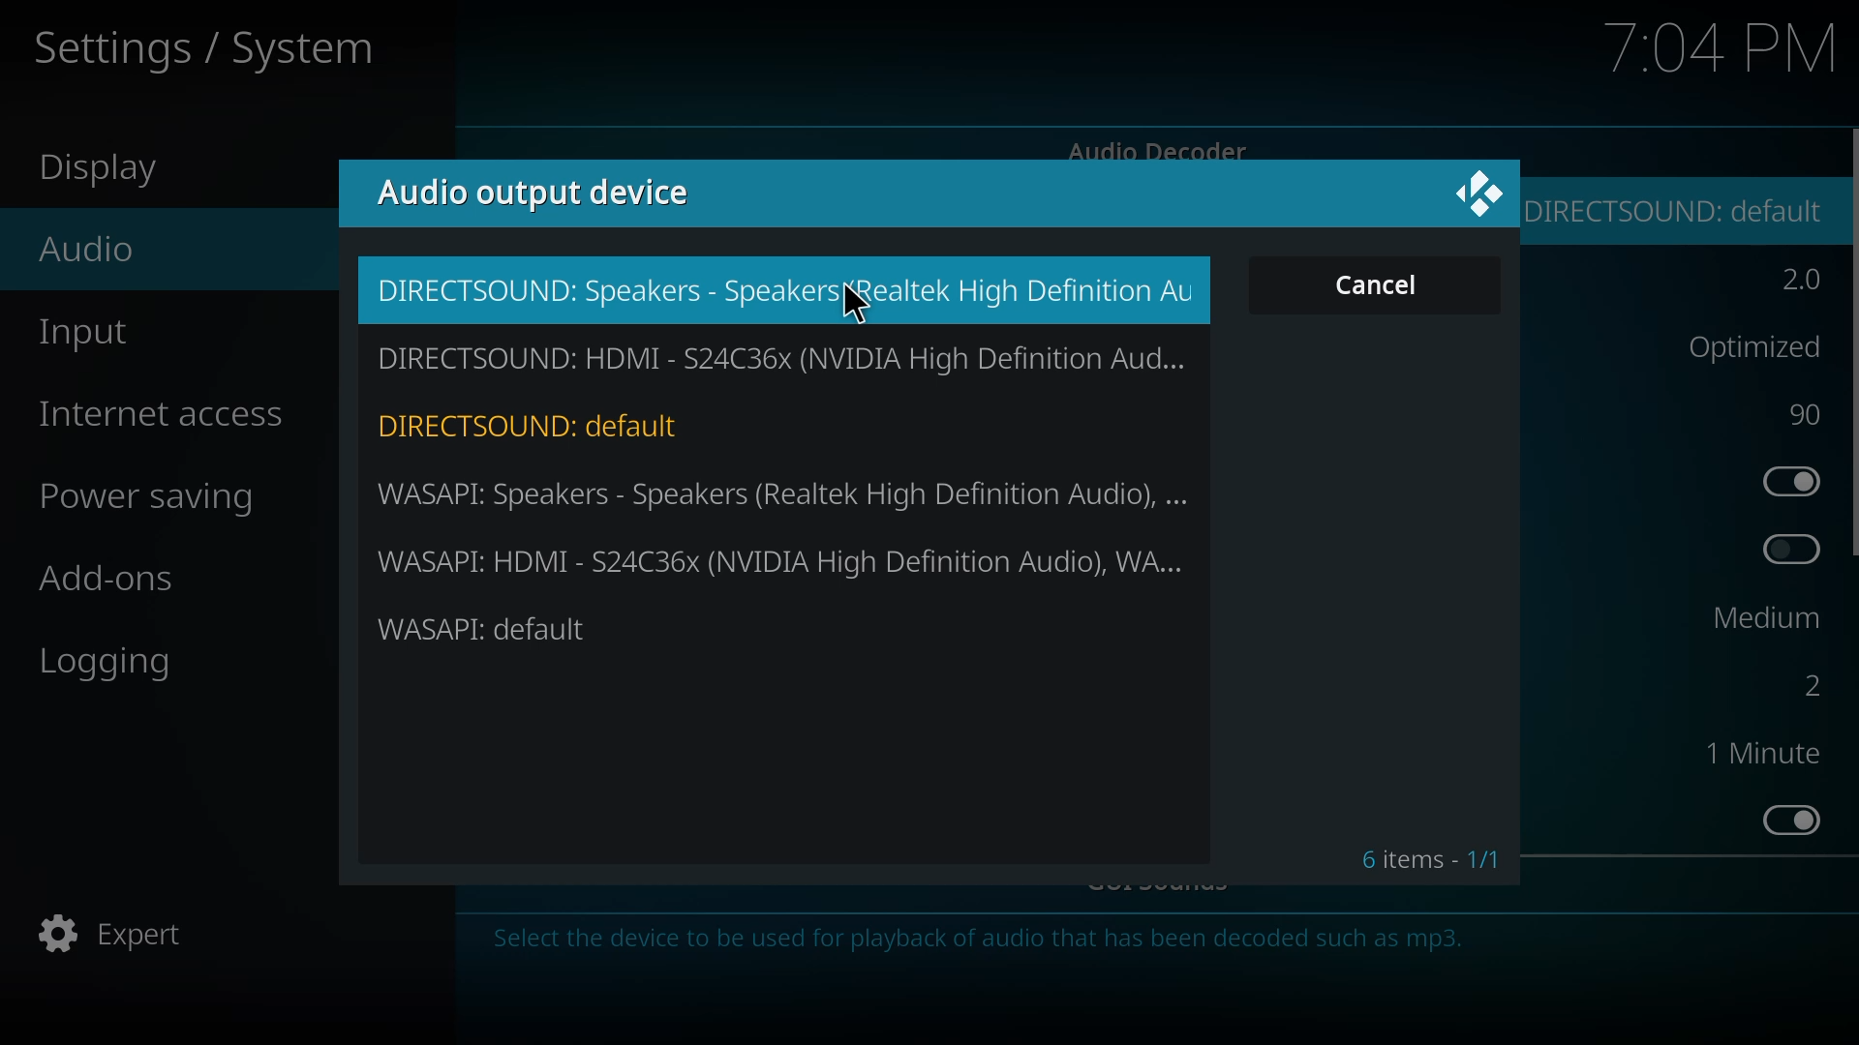 Image resolution: width=1859 pixels, height=1045 pixels. Describe the element at coordinates (167, 414) in the screenshot. I see `internet access` at that location.